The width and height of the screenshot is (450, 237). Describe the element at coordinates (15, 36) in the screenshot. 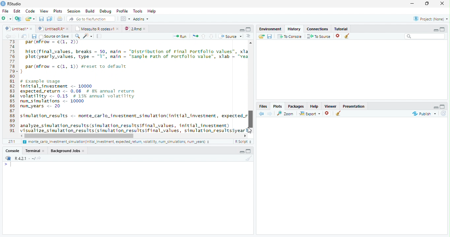

I see `next source location` at that location.